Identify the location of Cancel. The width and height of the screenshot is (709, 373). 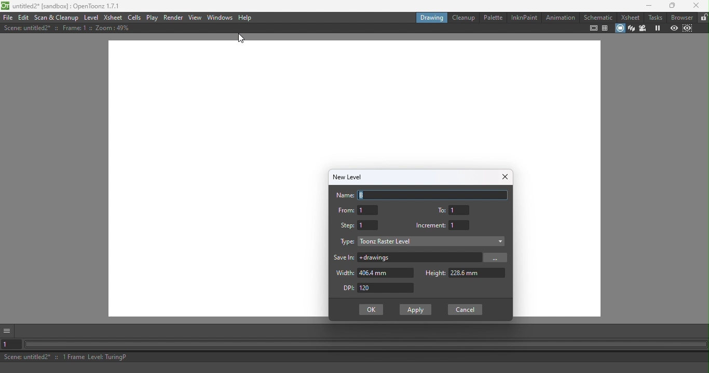
(465, 309).